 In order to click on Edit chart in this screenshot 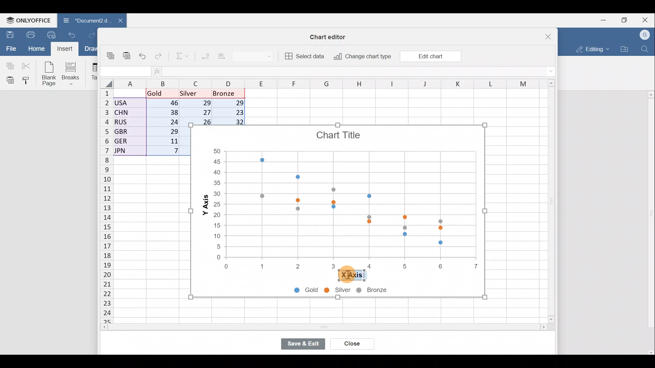, I will do `click(430, 56)`.